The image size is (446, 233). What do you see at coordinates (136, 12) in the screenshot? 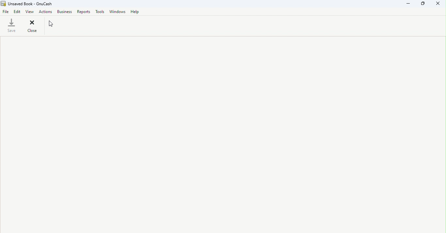
I see `help` at bounding box center [136, 12].